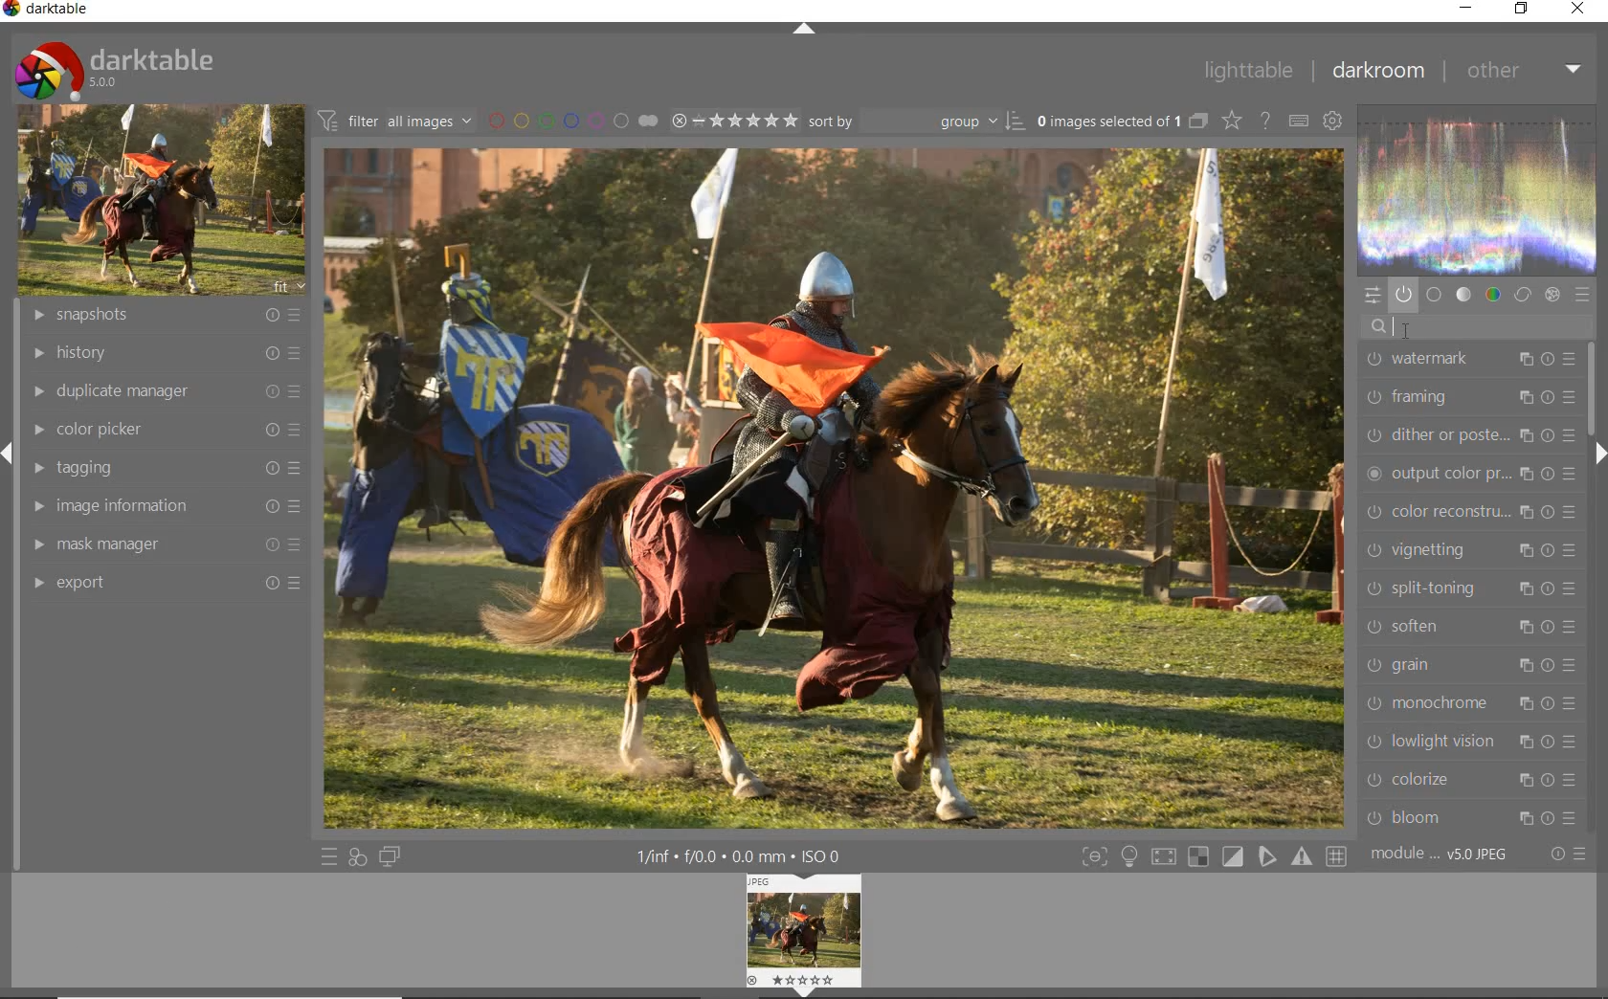 This screenshot has height=999, width=1608. I want to click on search modules, so click(1471, 325).